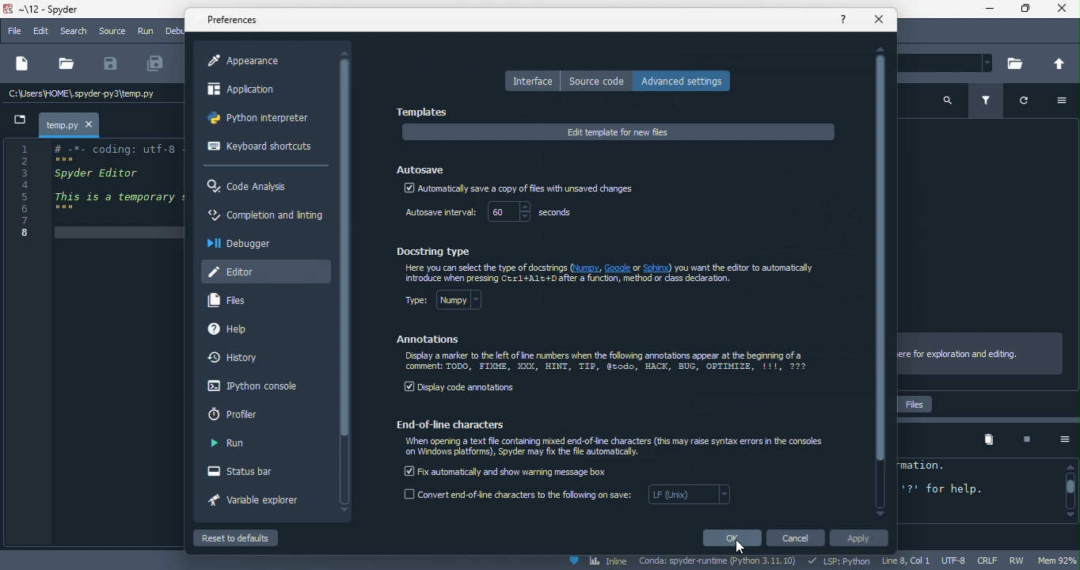 The height and width of the screenshot is (570, 1080). What do you see at coordinates (990, 560) in the screenshot?
I see `crlf` at bounding box center [990, 560].